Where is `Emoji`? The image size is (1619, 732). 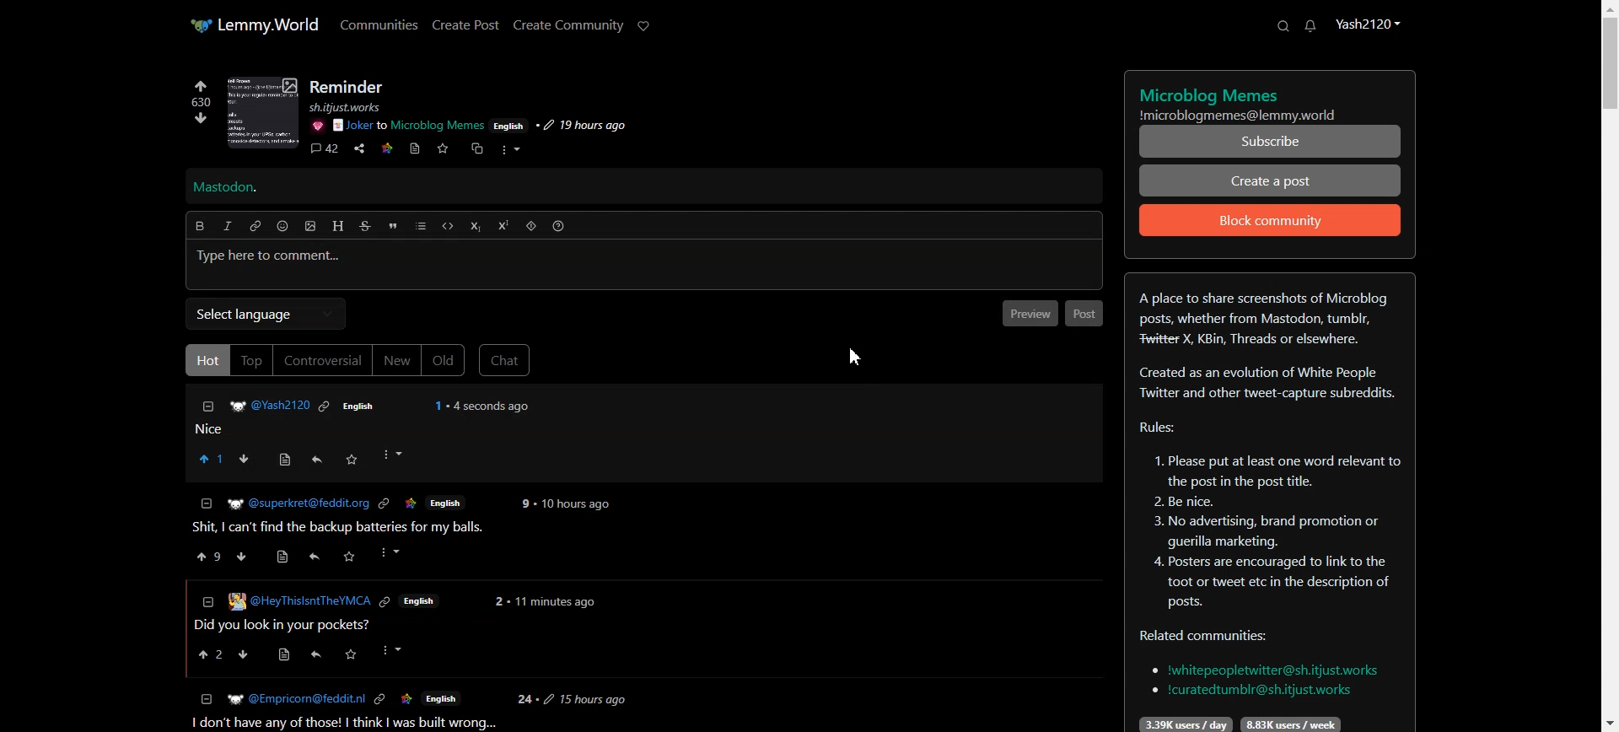
Emoji is located at coordinates (283, 226).